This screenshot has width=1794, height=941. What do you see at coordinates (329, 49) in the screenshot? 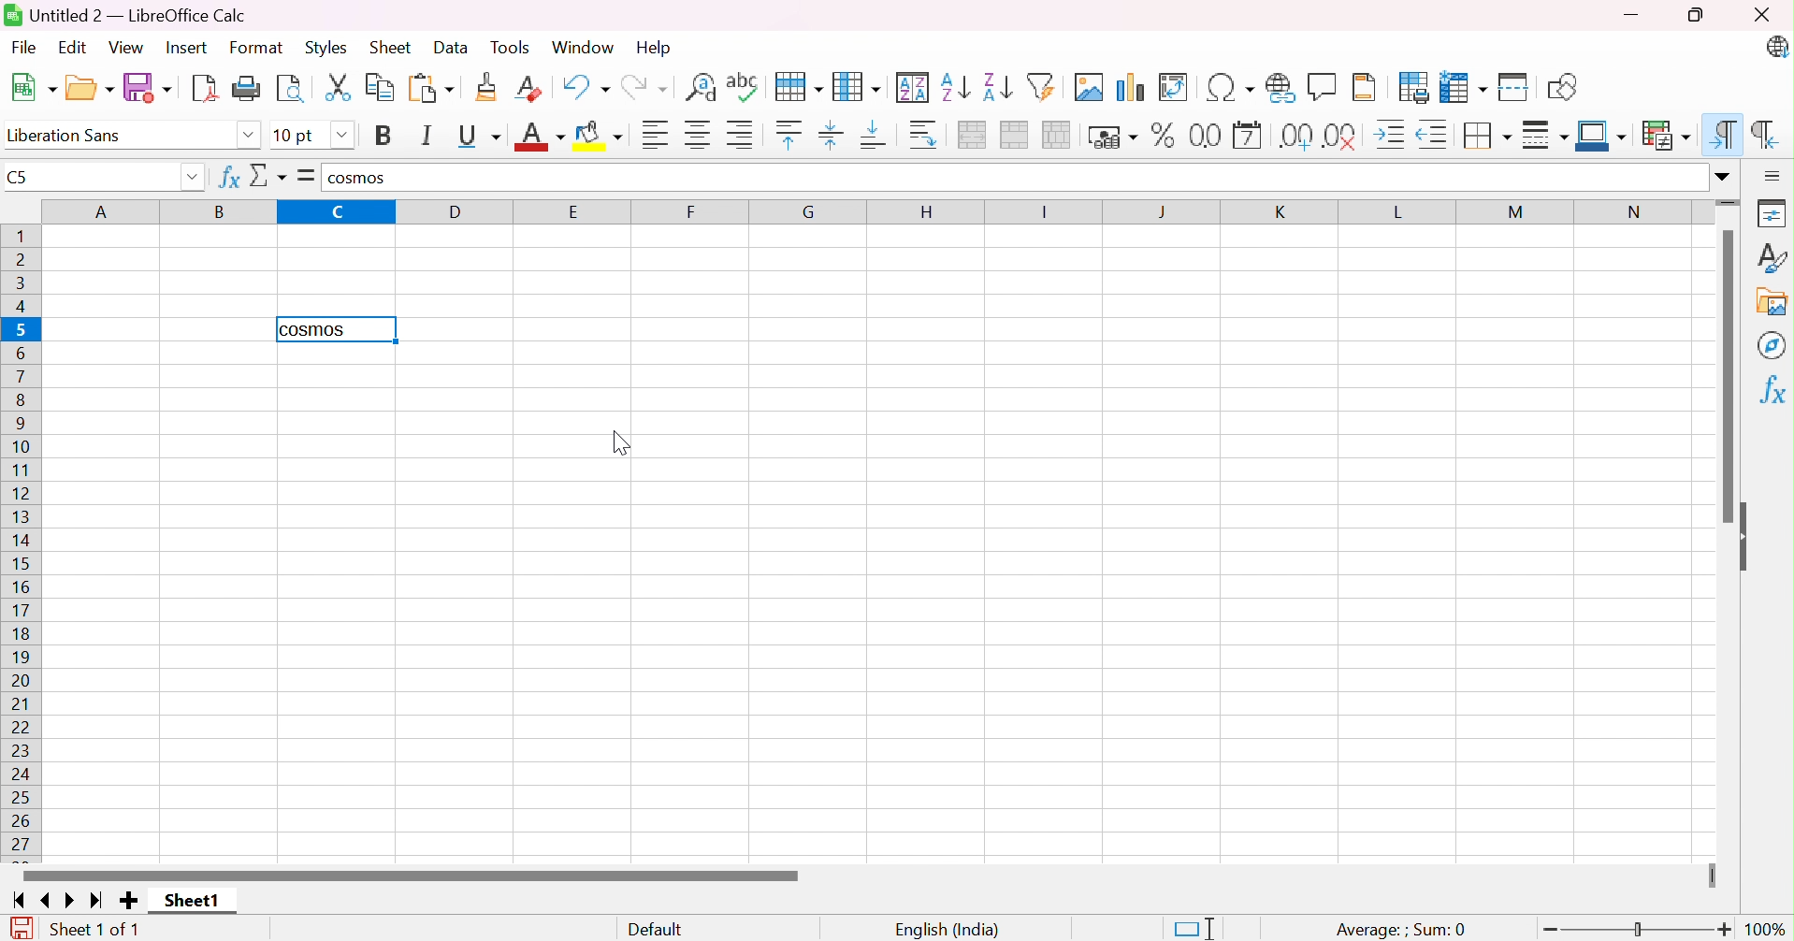
I see `Styles` at bounding box center [329, 49].